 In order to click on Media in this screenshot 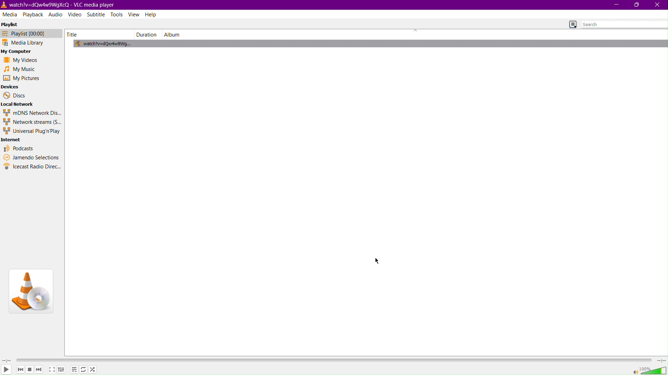, I will do `click(10, 15)`.